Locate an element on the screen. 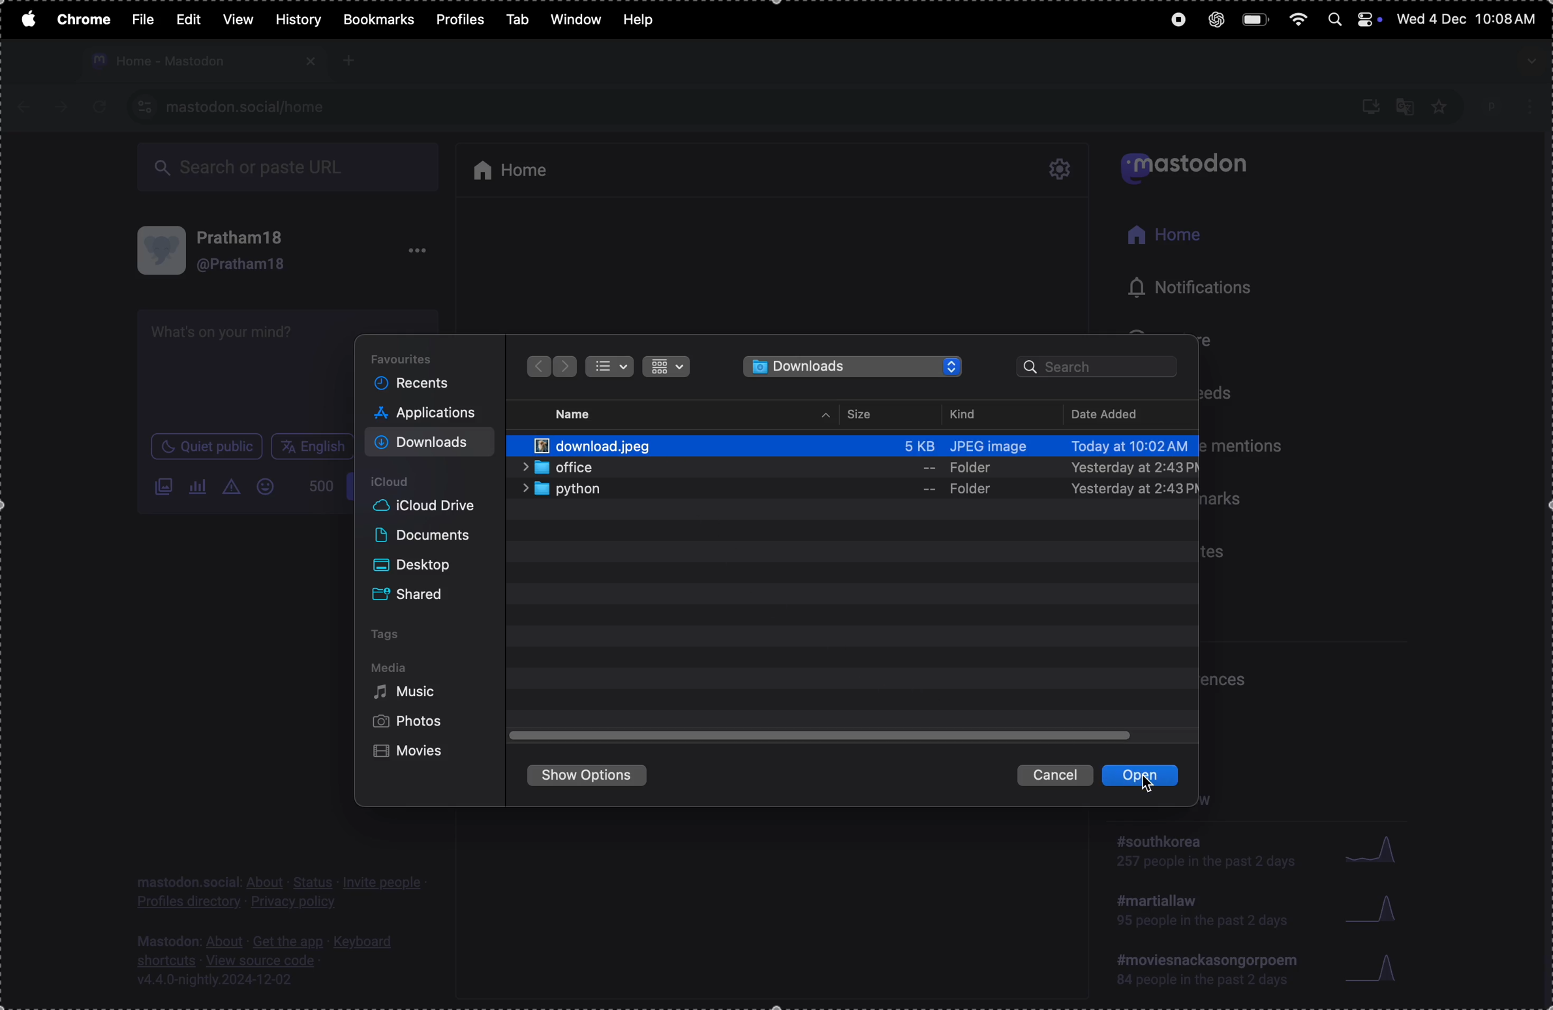  help is located at coordinates (645, 16).